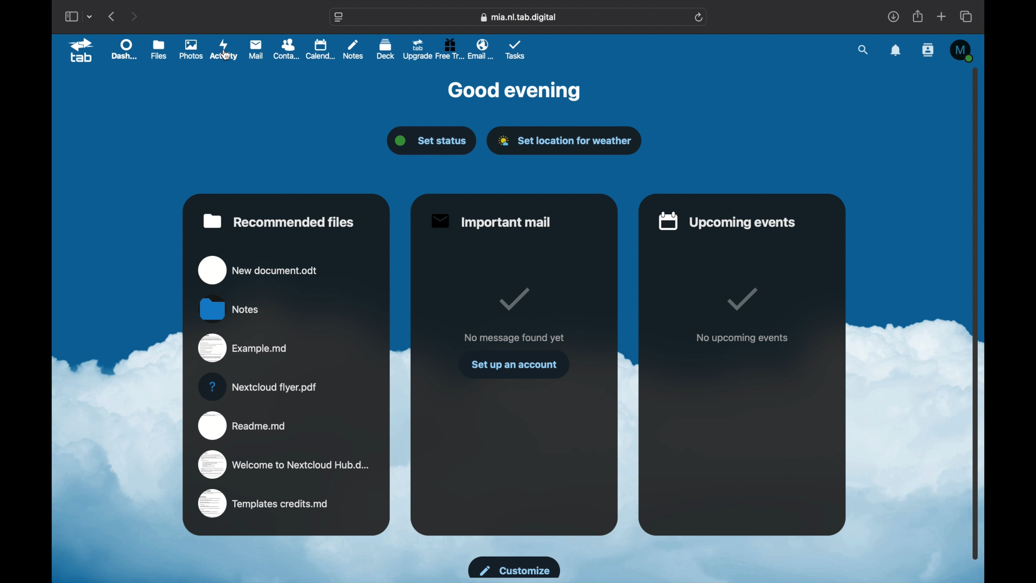 This screenshot has width=1036, height=583. I want to click on refresh, so click(699, 17).